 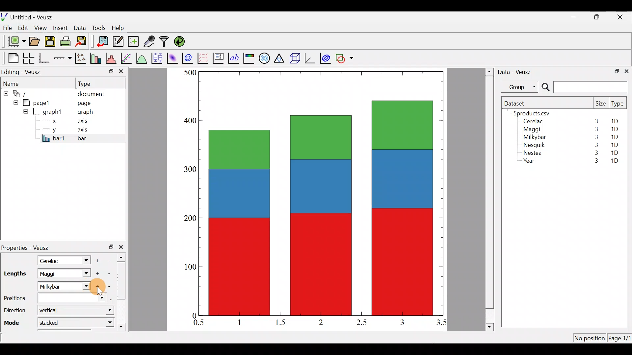 What do you see at coordinates (111, 260) in the screenshot?
I see `Remove item` at bounding box center [111, 260].